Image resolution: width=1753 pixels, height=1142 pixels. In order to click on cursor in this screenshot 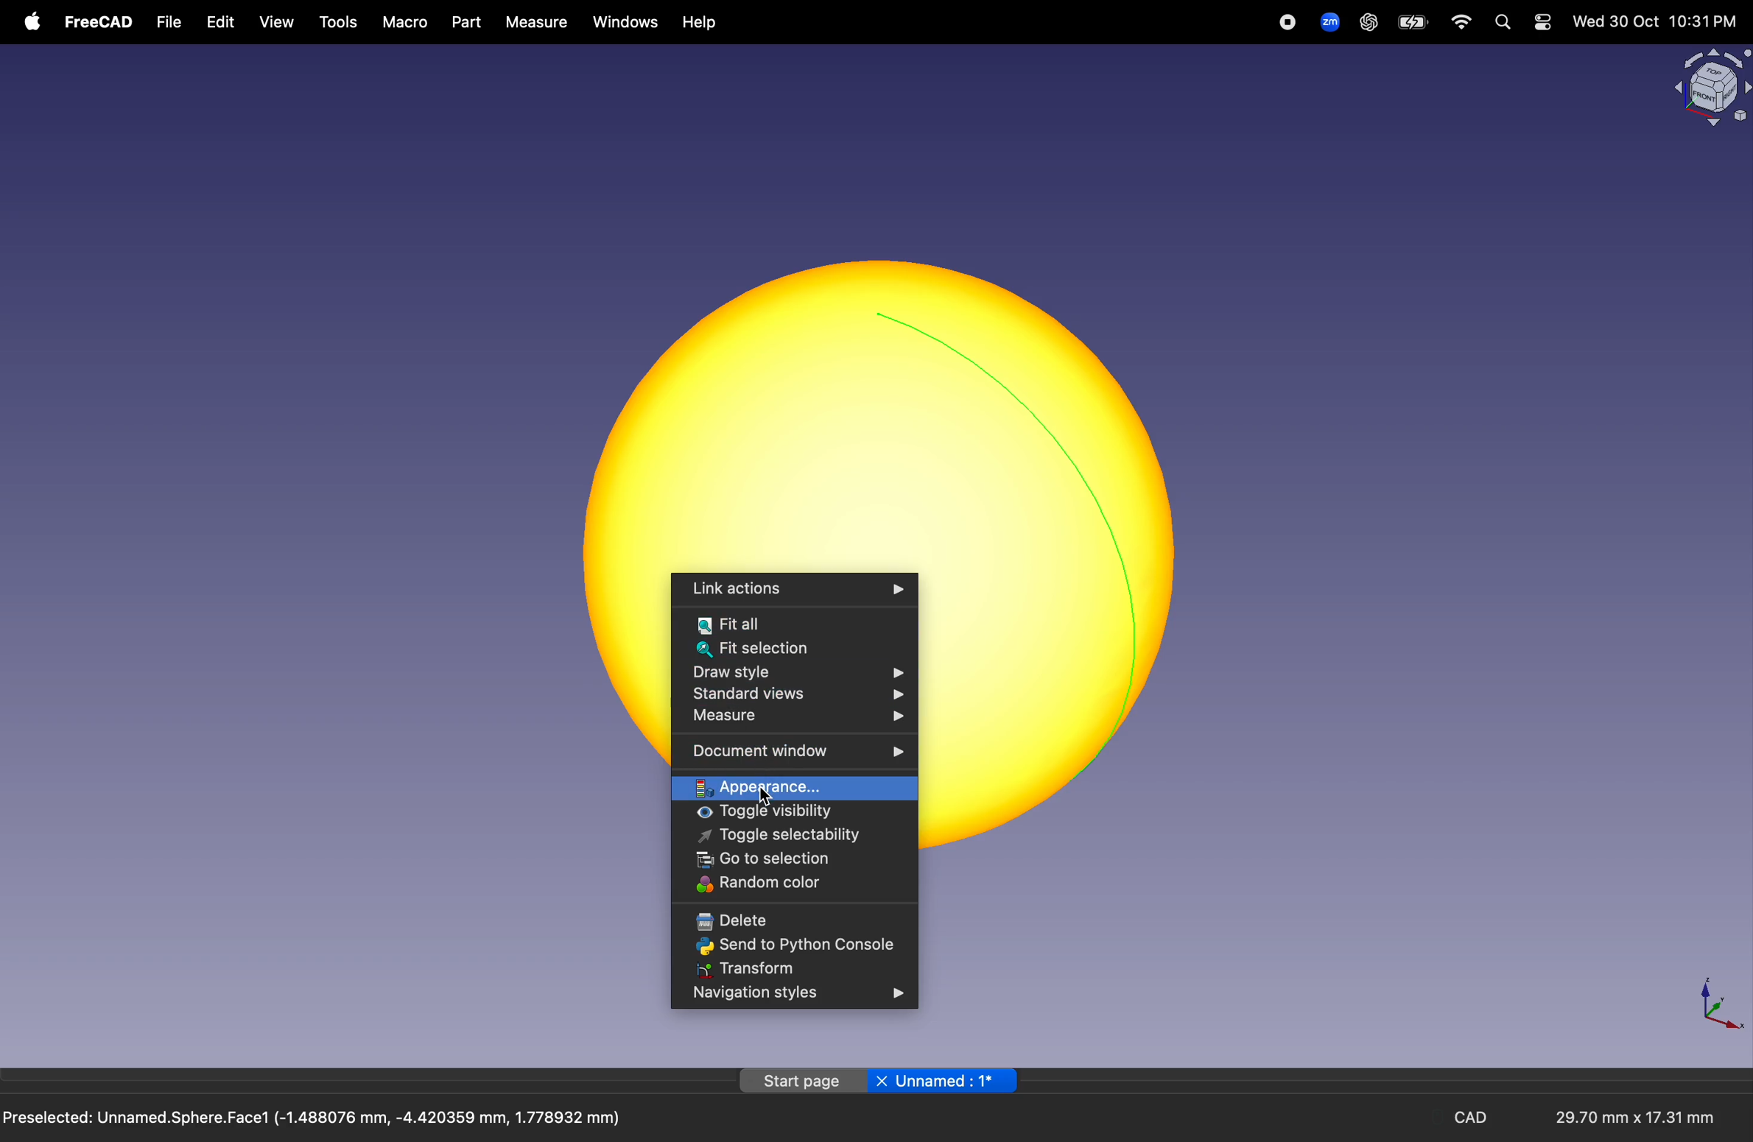, I will do `click(767, 797)`.